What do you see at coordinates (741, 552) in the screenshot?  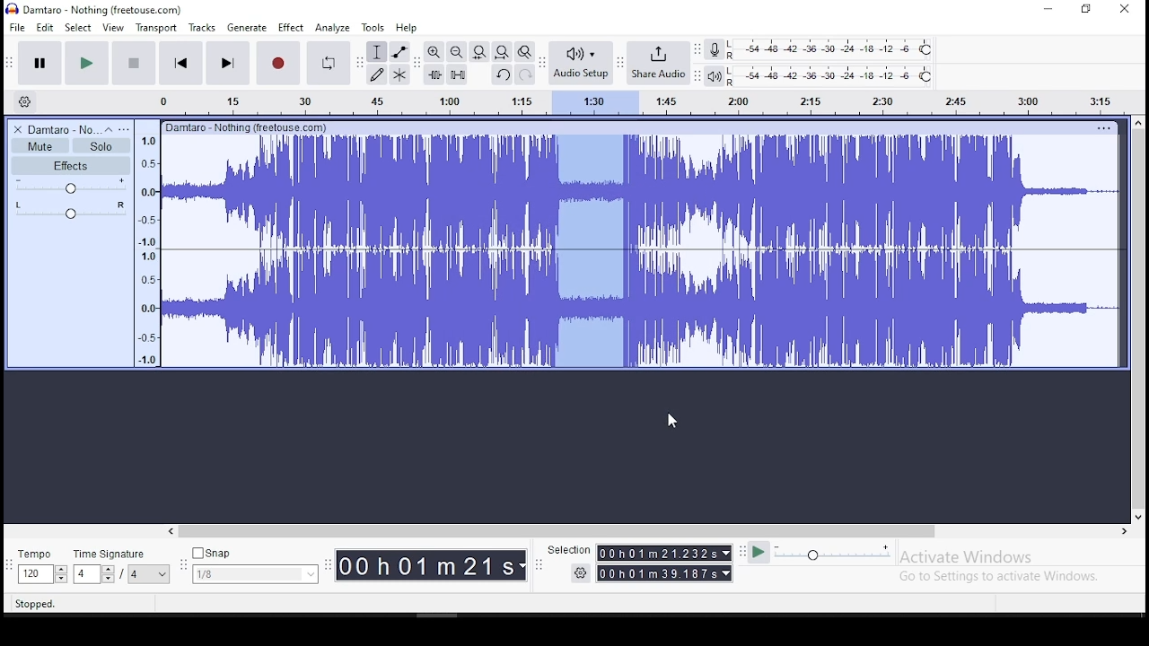 I see `` at bounding box center [741, 552].